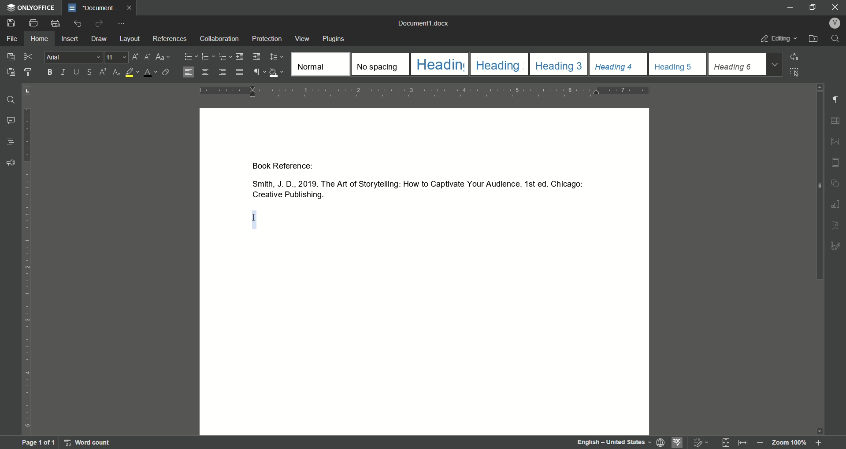 The height and width of the screenshot is (449, 846). Describe the element at coordinates (132, 73) in the screenshot. I see `highlight color` at that location.